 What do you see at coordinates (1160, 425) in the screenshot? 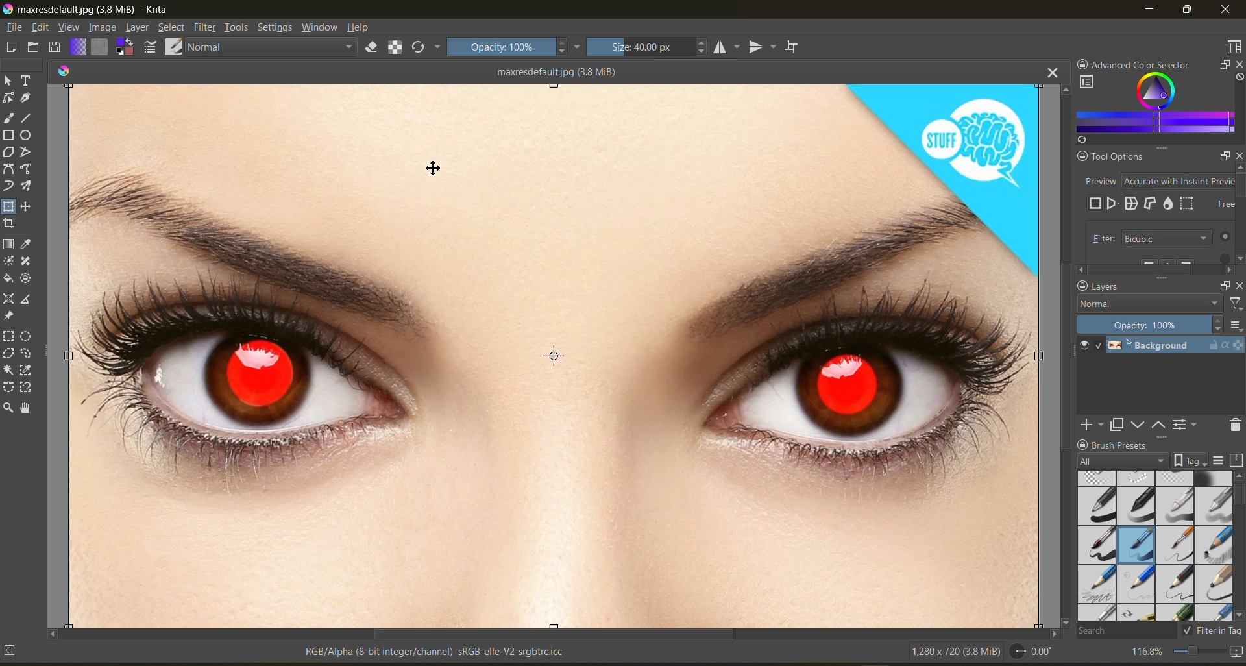
I see `mask up` at bounding box center [1160, 425].